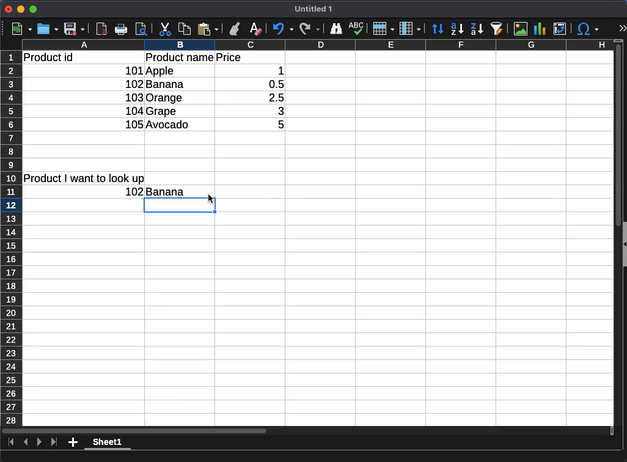 This screenshot has width=627, height=462. What do you see at coordinates (165, 29) in the screenshot?
I see `cut` at bounding box center [165, 29].